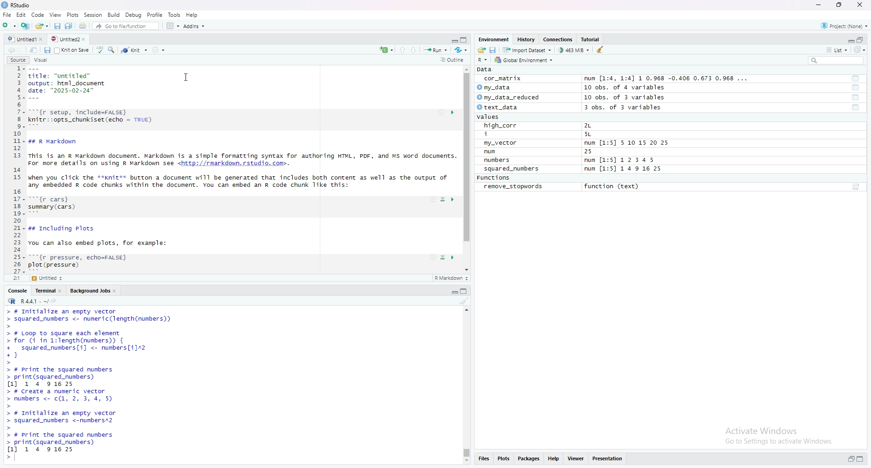 Image resolution: width=871 pixels, height=468 pixels. Describe the element at coordinates (465, 462) in the screenshot. I see `Scrollbar down` at that location.